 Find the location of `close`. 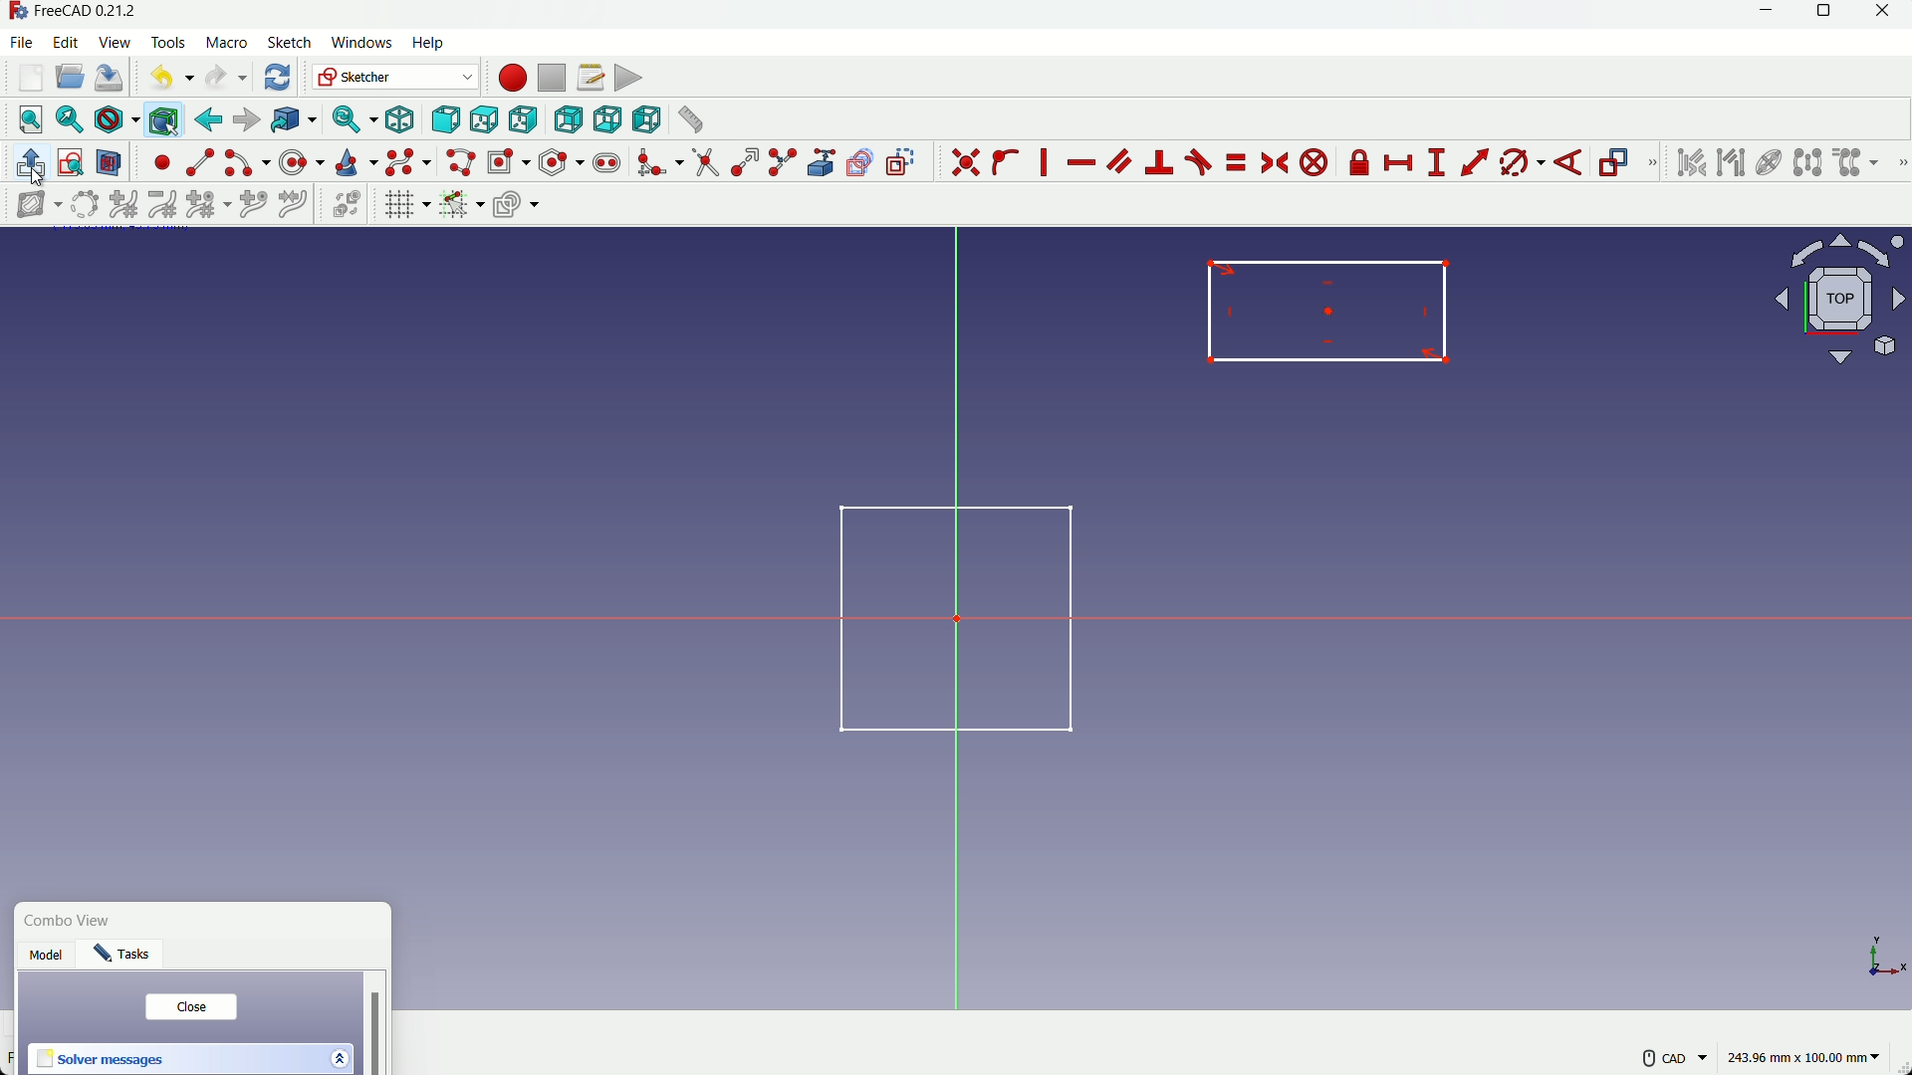

close is located at coordinates (190, 1007).